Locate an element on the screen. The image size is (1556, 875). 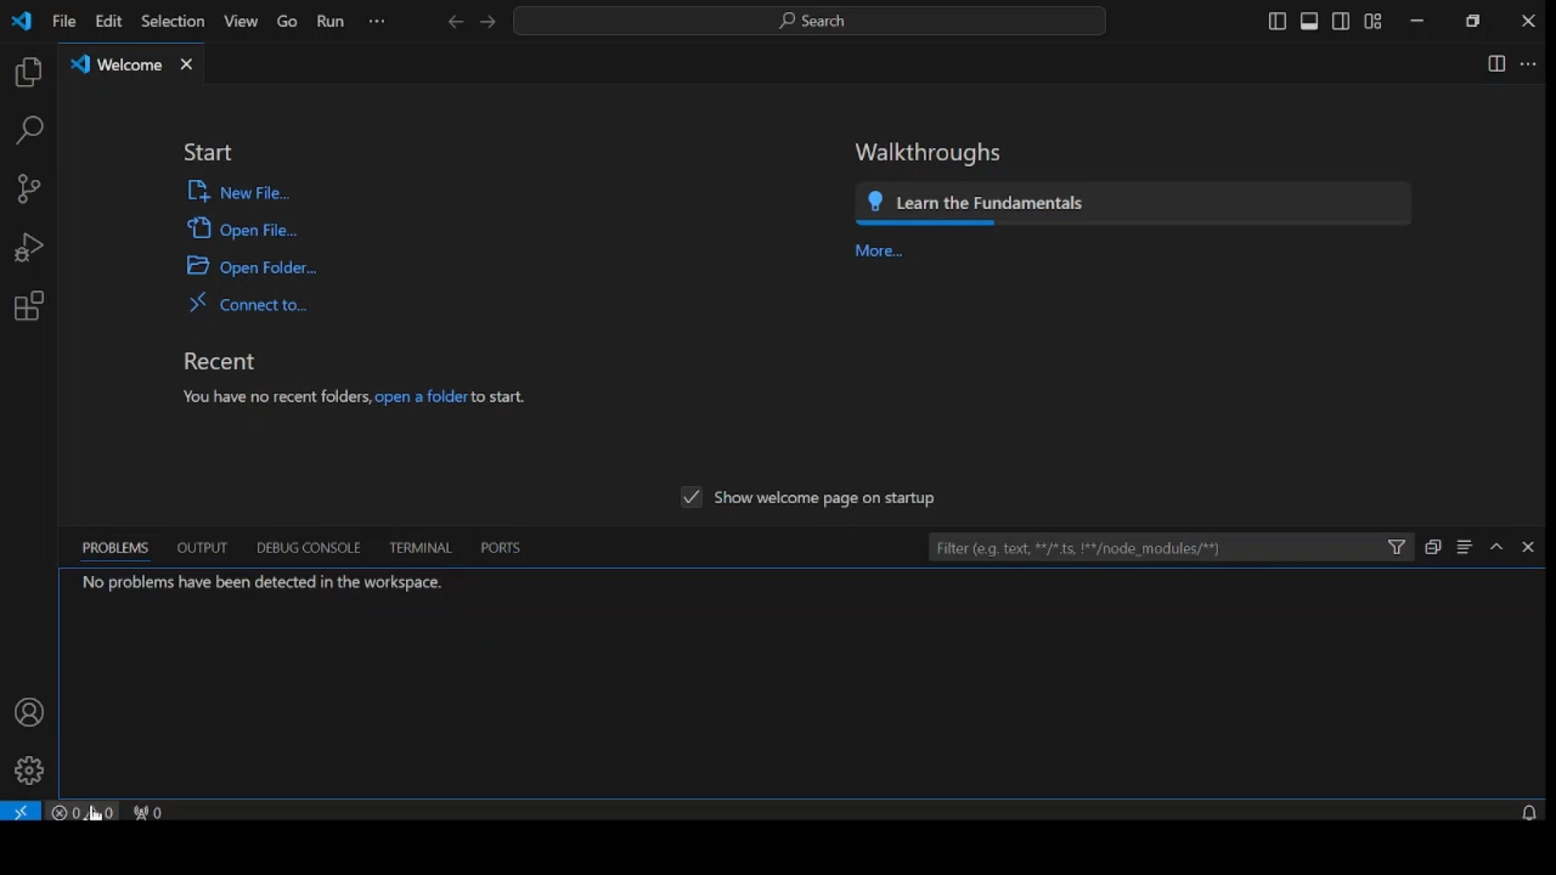
Tick is located at coordinates (688, 499).